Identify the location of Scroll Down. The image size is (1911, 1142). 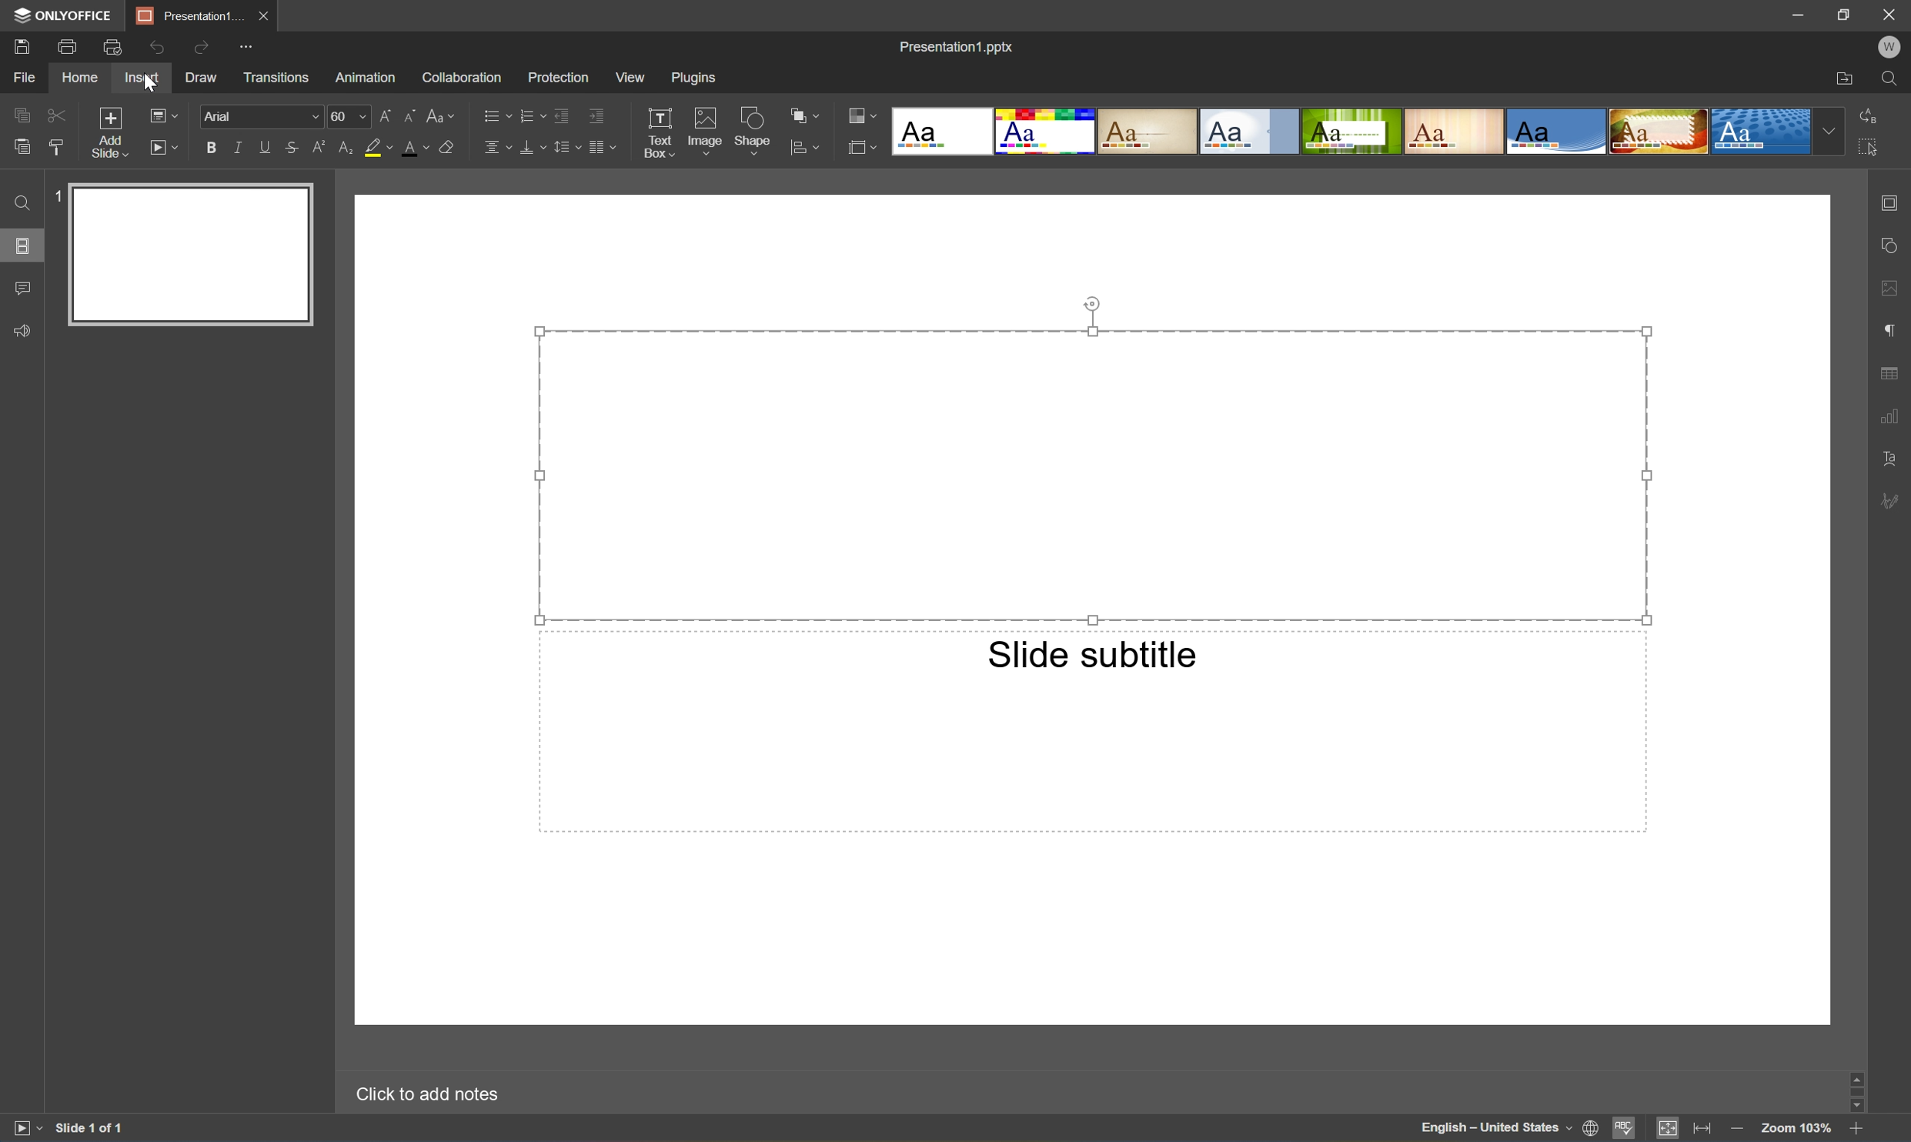
(1853, 1110).